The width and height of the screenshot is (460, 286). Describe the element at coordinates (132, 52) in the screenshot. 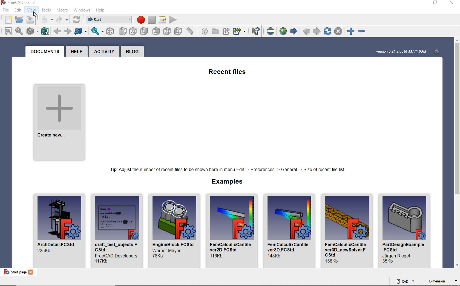

I see `blog` at that location.